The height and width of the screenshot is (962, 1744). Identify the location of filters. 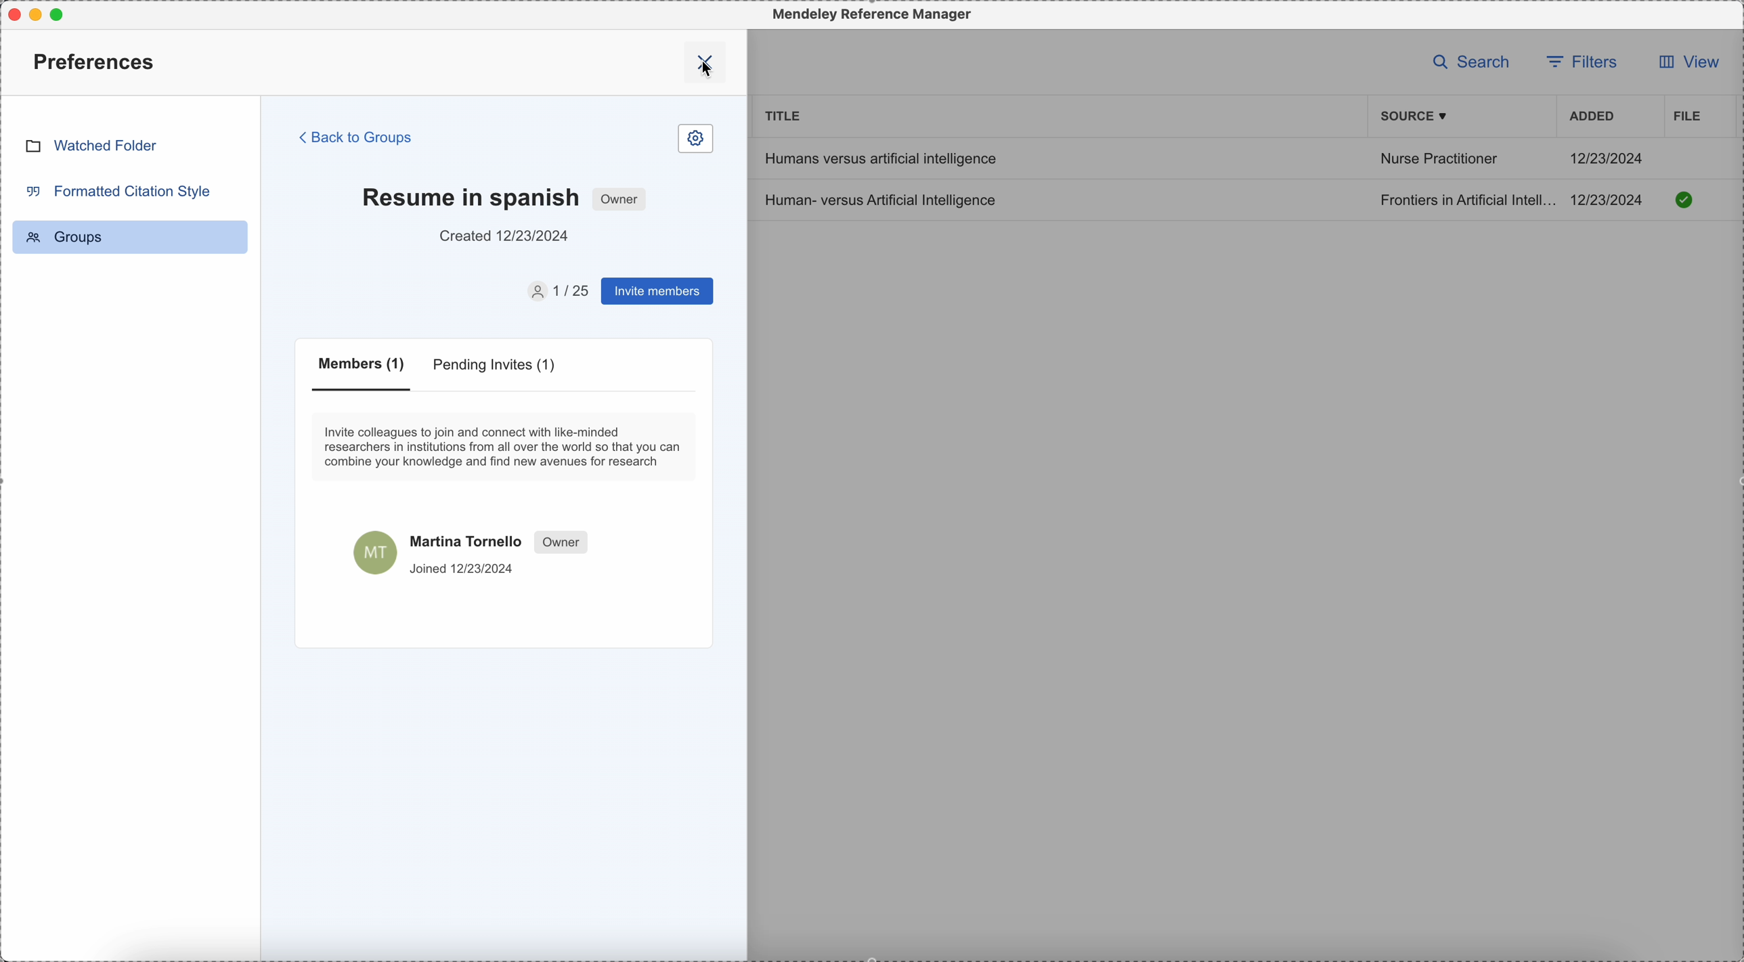
(1585, 60).